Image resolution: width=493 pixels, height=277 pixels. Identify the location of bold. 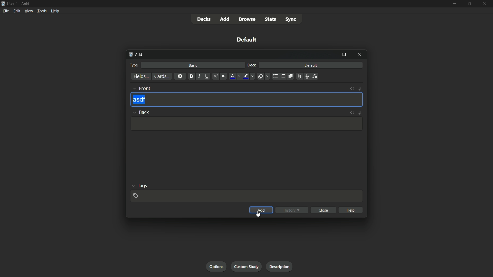
(191, 76).